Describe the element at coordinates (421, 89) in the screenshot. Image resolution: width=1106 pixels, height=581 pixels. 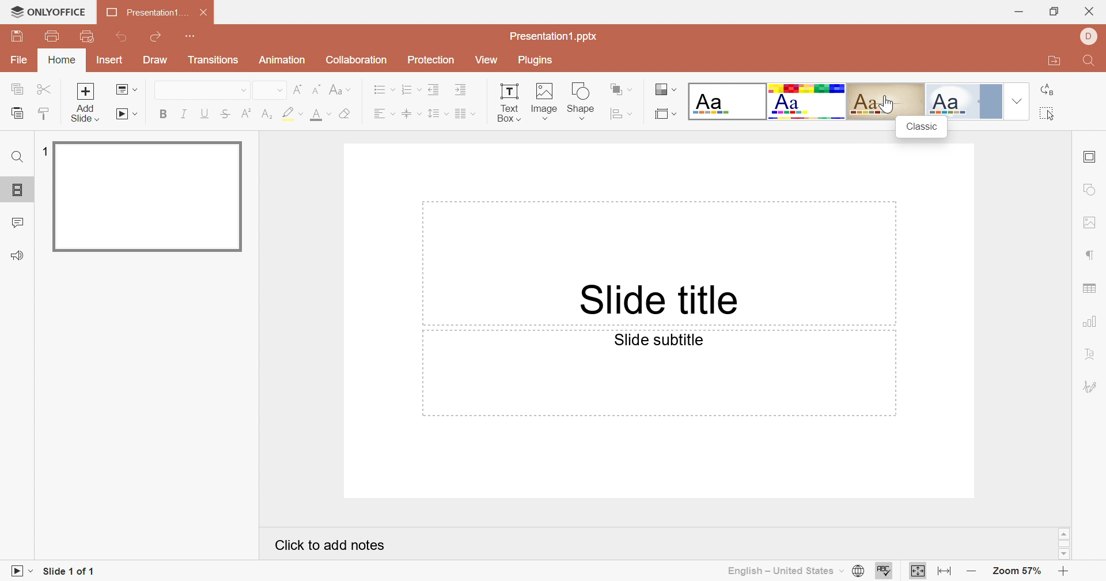
I see `Drop Down` at that location.